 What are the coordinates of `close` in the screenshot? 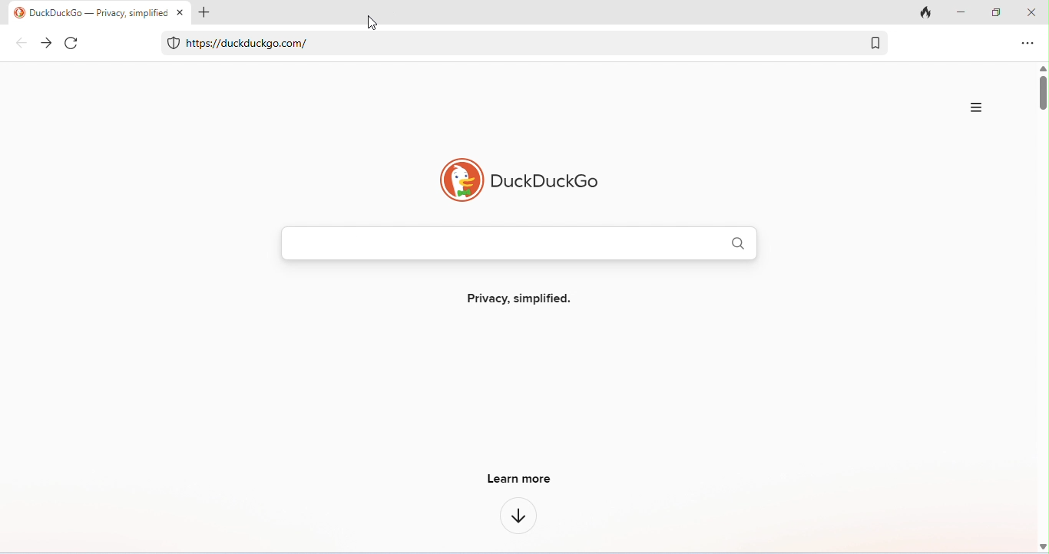 It's located at (181, 12).